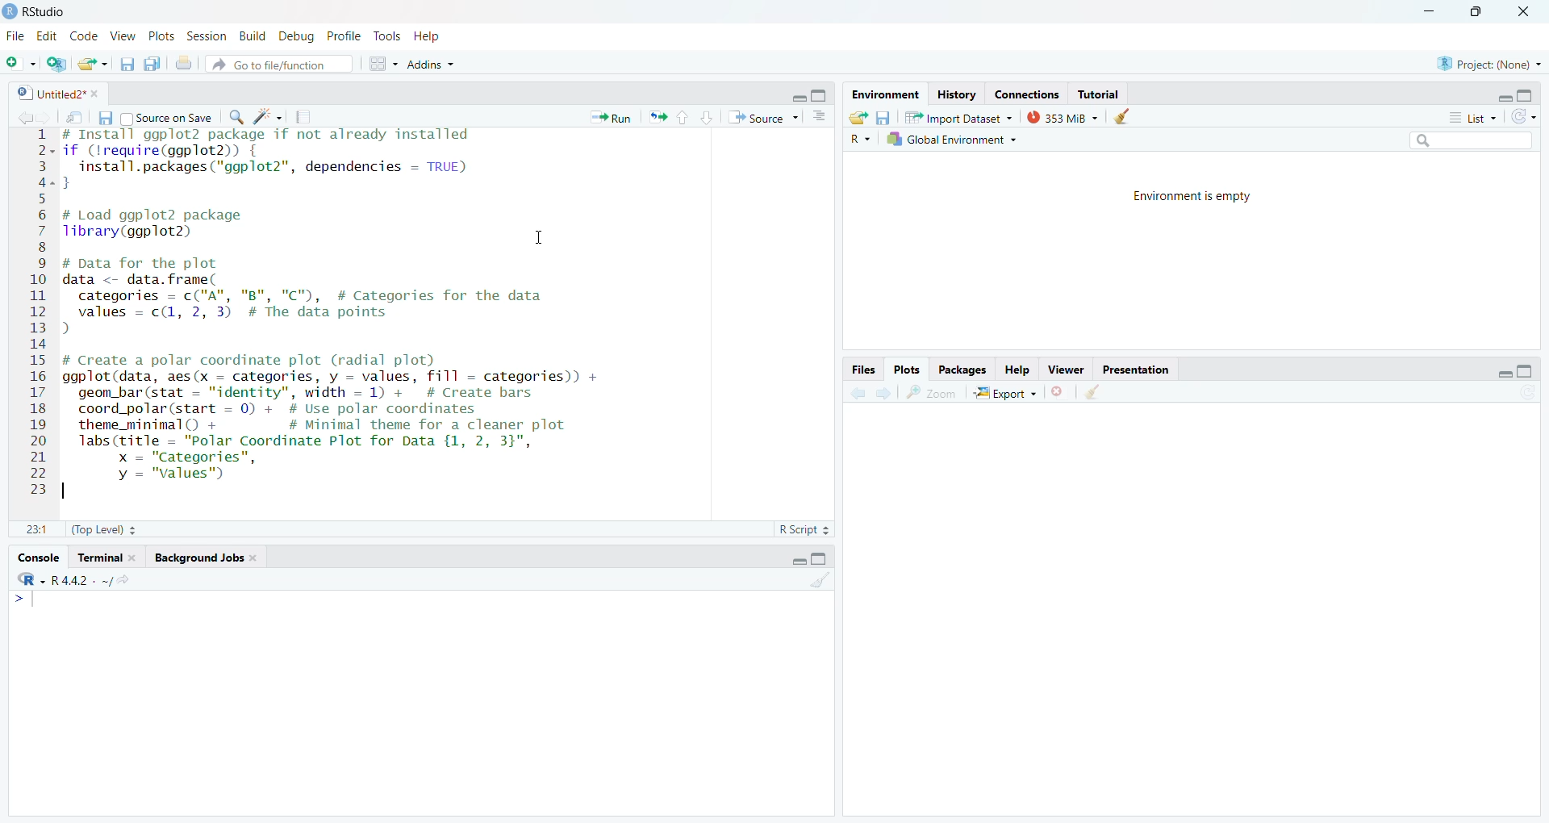  What do you see at coordinates (882, 93) in the screenshot?
I see `Environment` at bounding box center [882, 93].